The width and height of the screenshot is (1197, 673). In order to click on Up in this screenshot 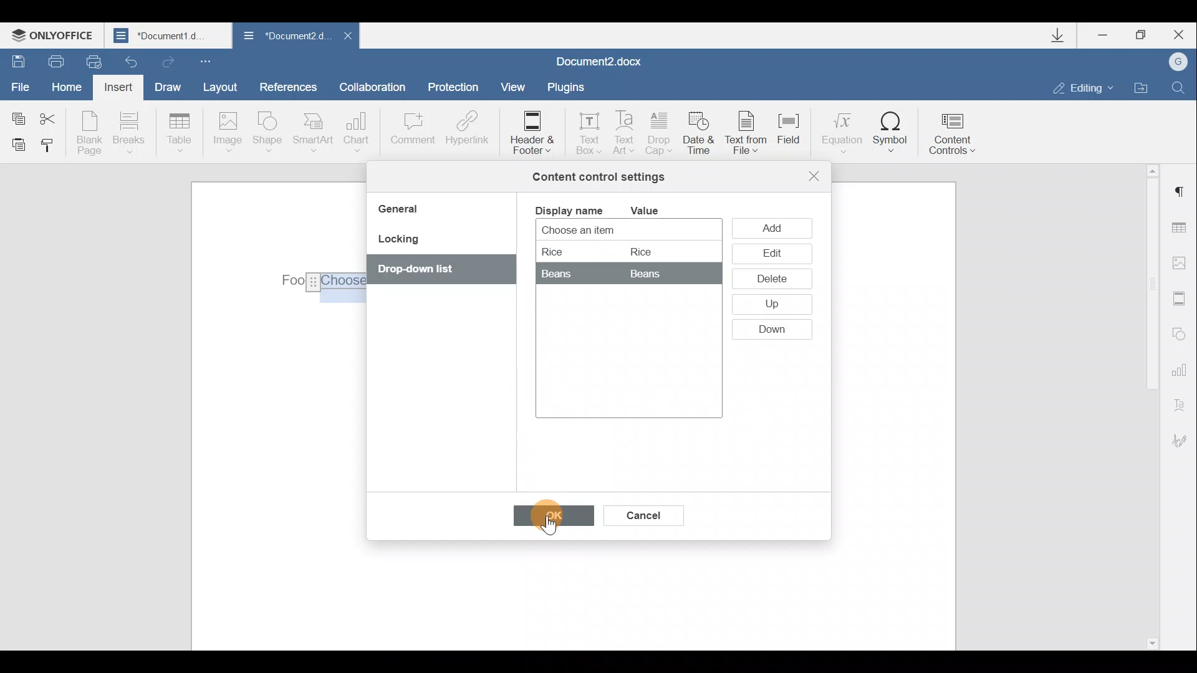, I will do `click(771, 305)`.